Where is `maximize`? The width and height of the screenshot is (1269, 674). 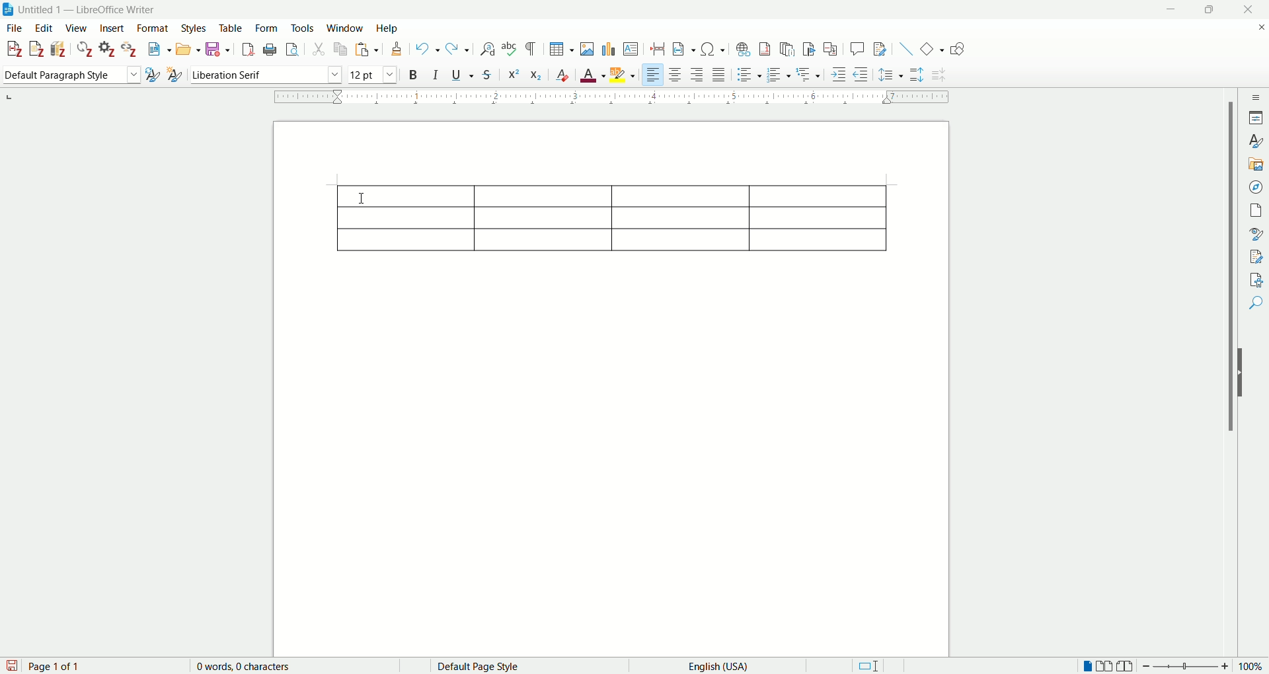 maximize is located at coordinates (1210, 9).